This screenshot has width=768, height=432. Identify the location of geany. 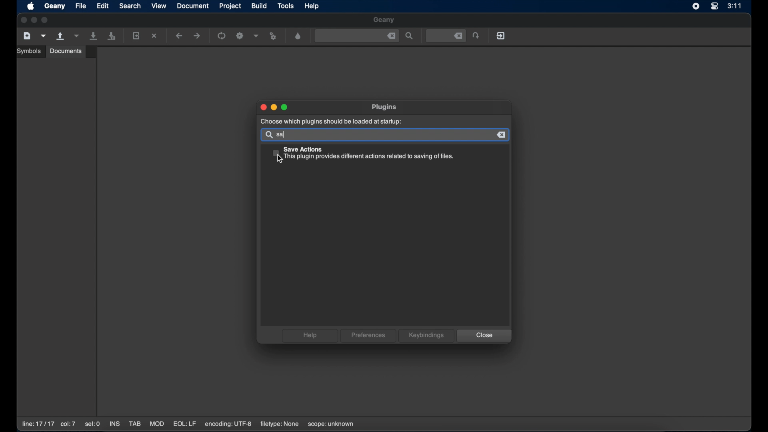
(55, 6).